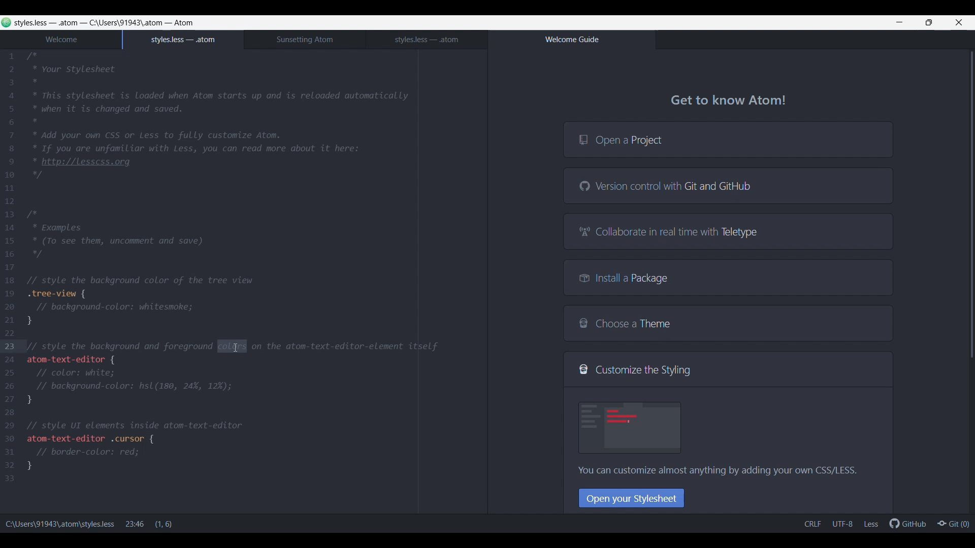 This screenshot has width=975, height=548. What do you see at coordinates (728, 185) in the screenshot?
I see `Version control with Git and GitHub` at bounding box center [728, 185].